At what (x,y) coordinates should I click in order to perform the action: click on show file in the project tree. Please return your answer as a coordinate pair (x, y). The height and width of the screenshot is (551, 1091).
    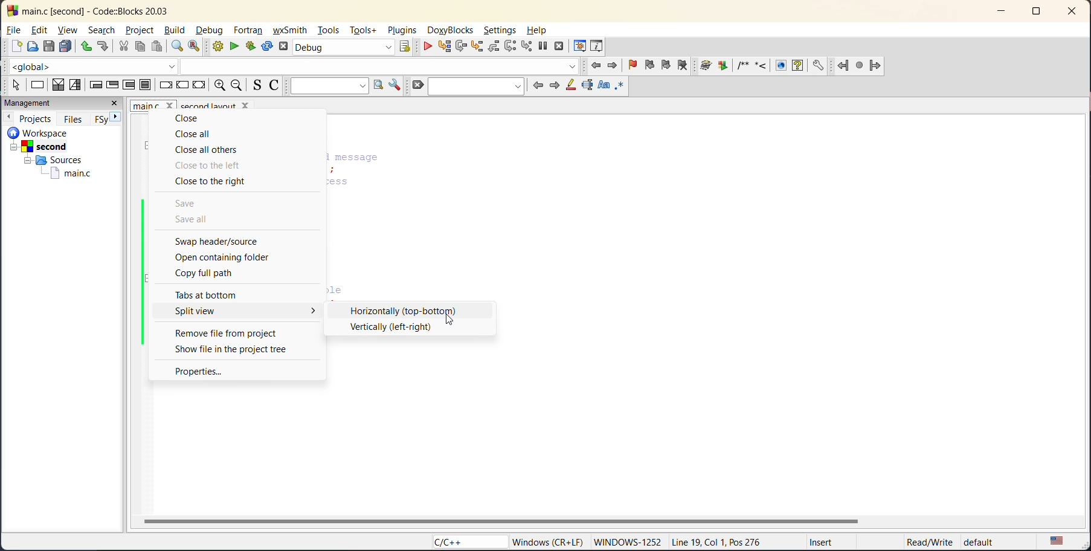
    Looking at the image, I should click on (233, 349).